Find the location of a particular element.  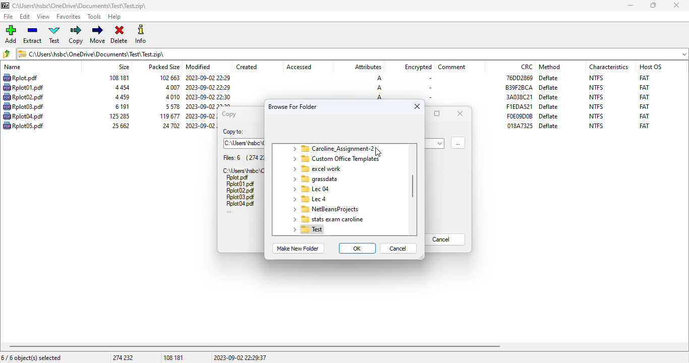

file is located at coordinates (9, 17).